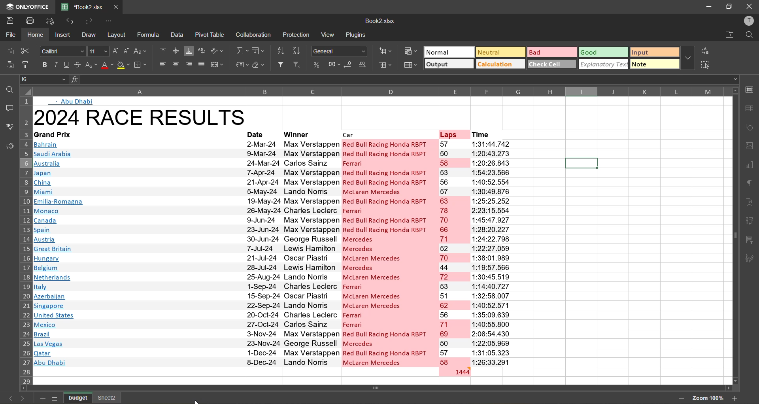  What do you see at coordinates (751, 166) in the screenshot?
I see `charts` at bounding box center [751, 166].